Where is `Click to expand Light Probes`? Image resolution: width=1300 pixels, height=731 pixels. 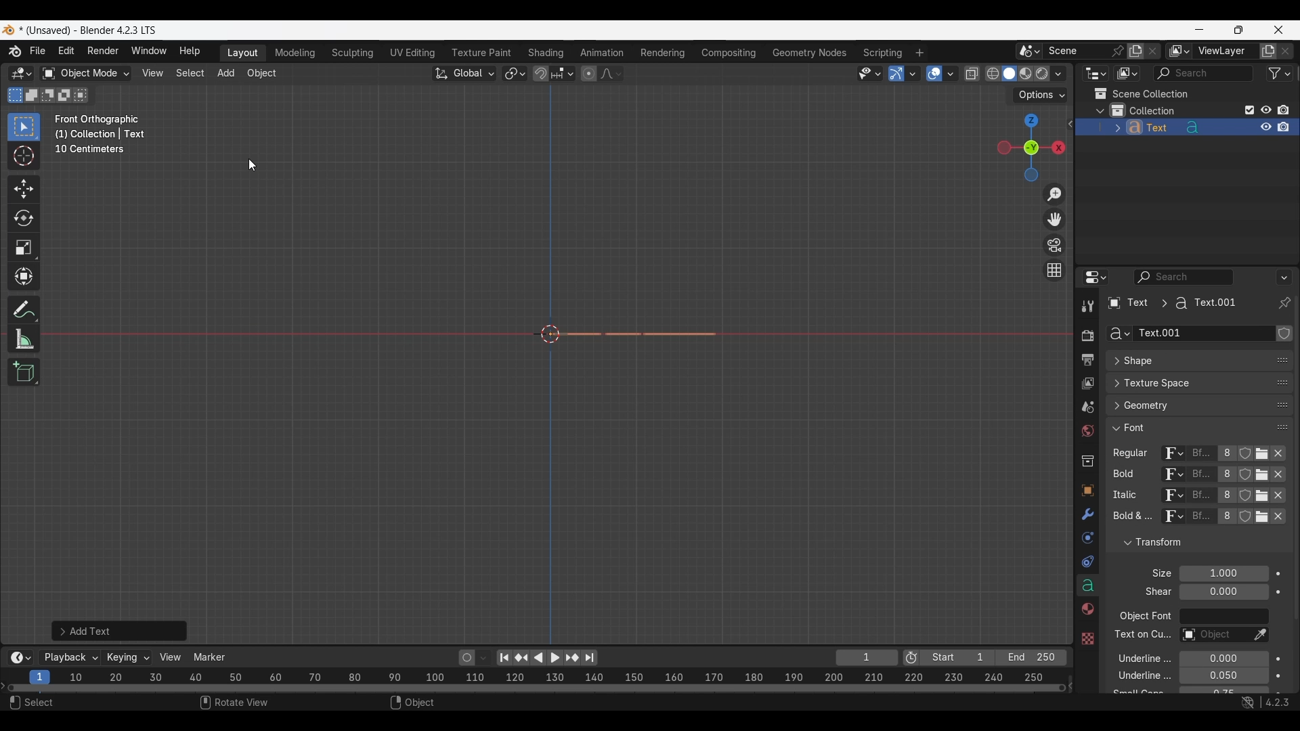 Click to expand Light Probes is located at coordinates (1153, 573).